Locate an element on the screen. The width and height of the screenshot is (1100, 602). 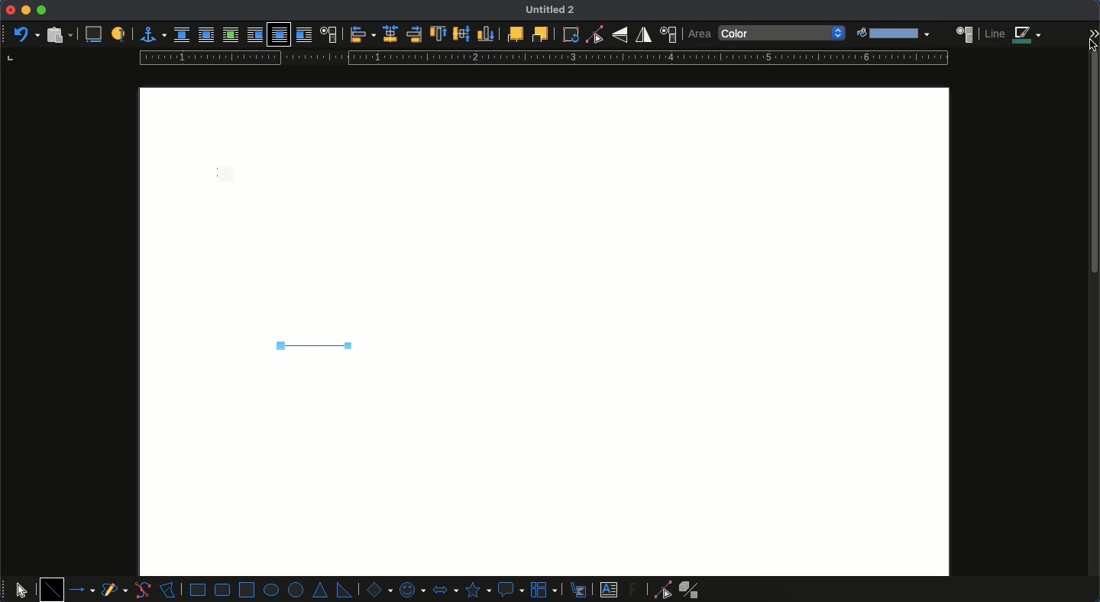
maximize is located at coordinates (41, 11).